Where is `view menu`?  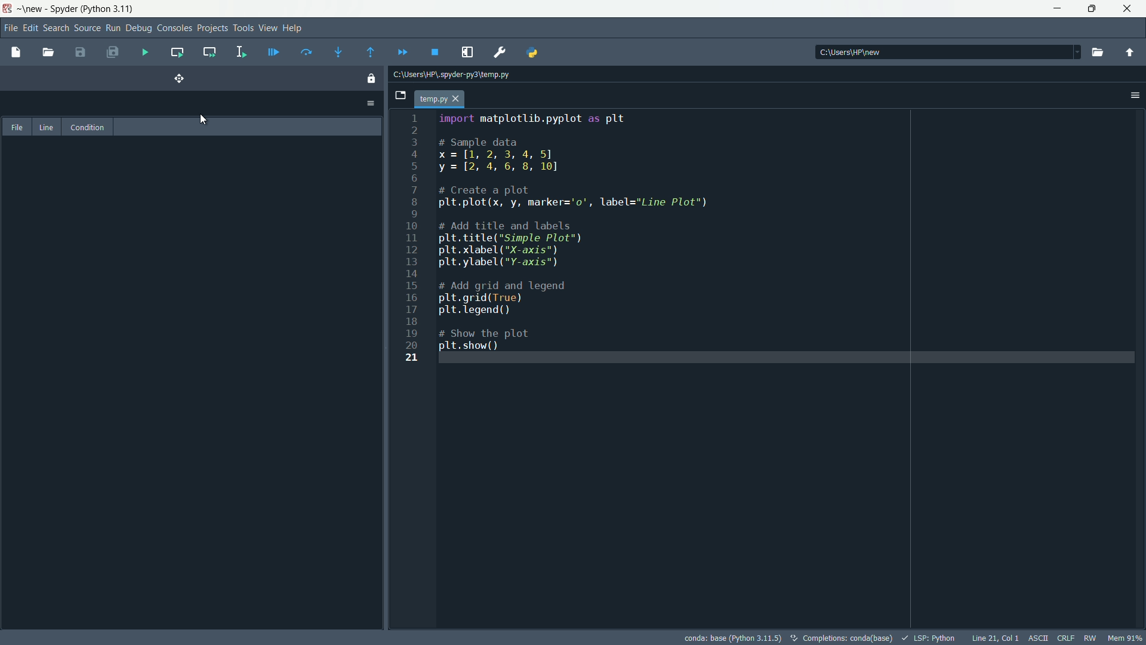 view menu is located at coordinates (267, 27).